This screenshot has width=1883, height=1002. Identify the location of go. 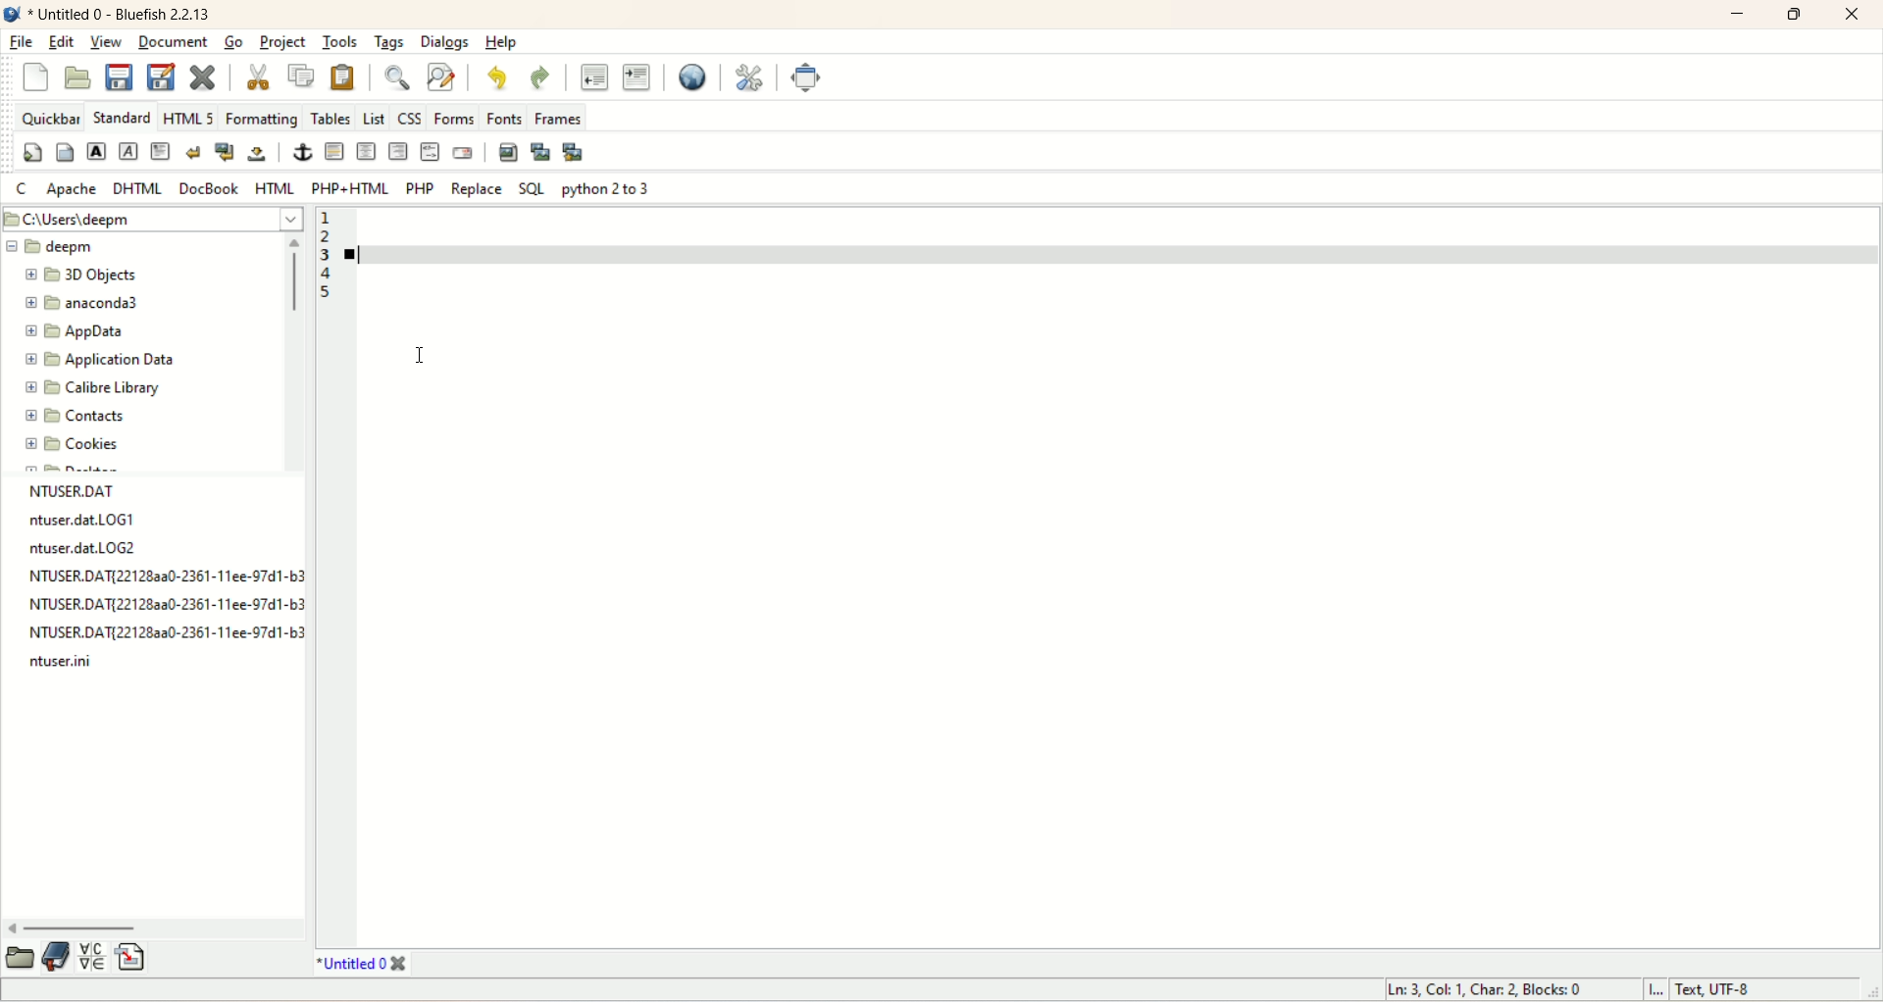
(234, 42).